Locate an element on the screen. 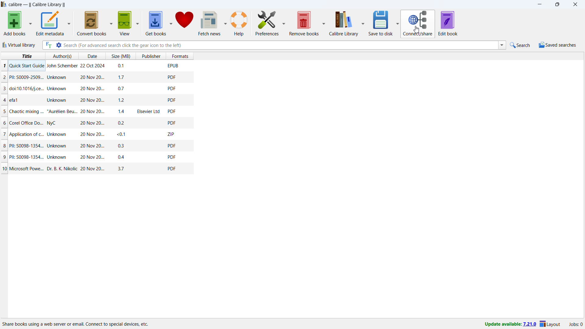  one book entry is located at coordinates (94, 66).